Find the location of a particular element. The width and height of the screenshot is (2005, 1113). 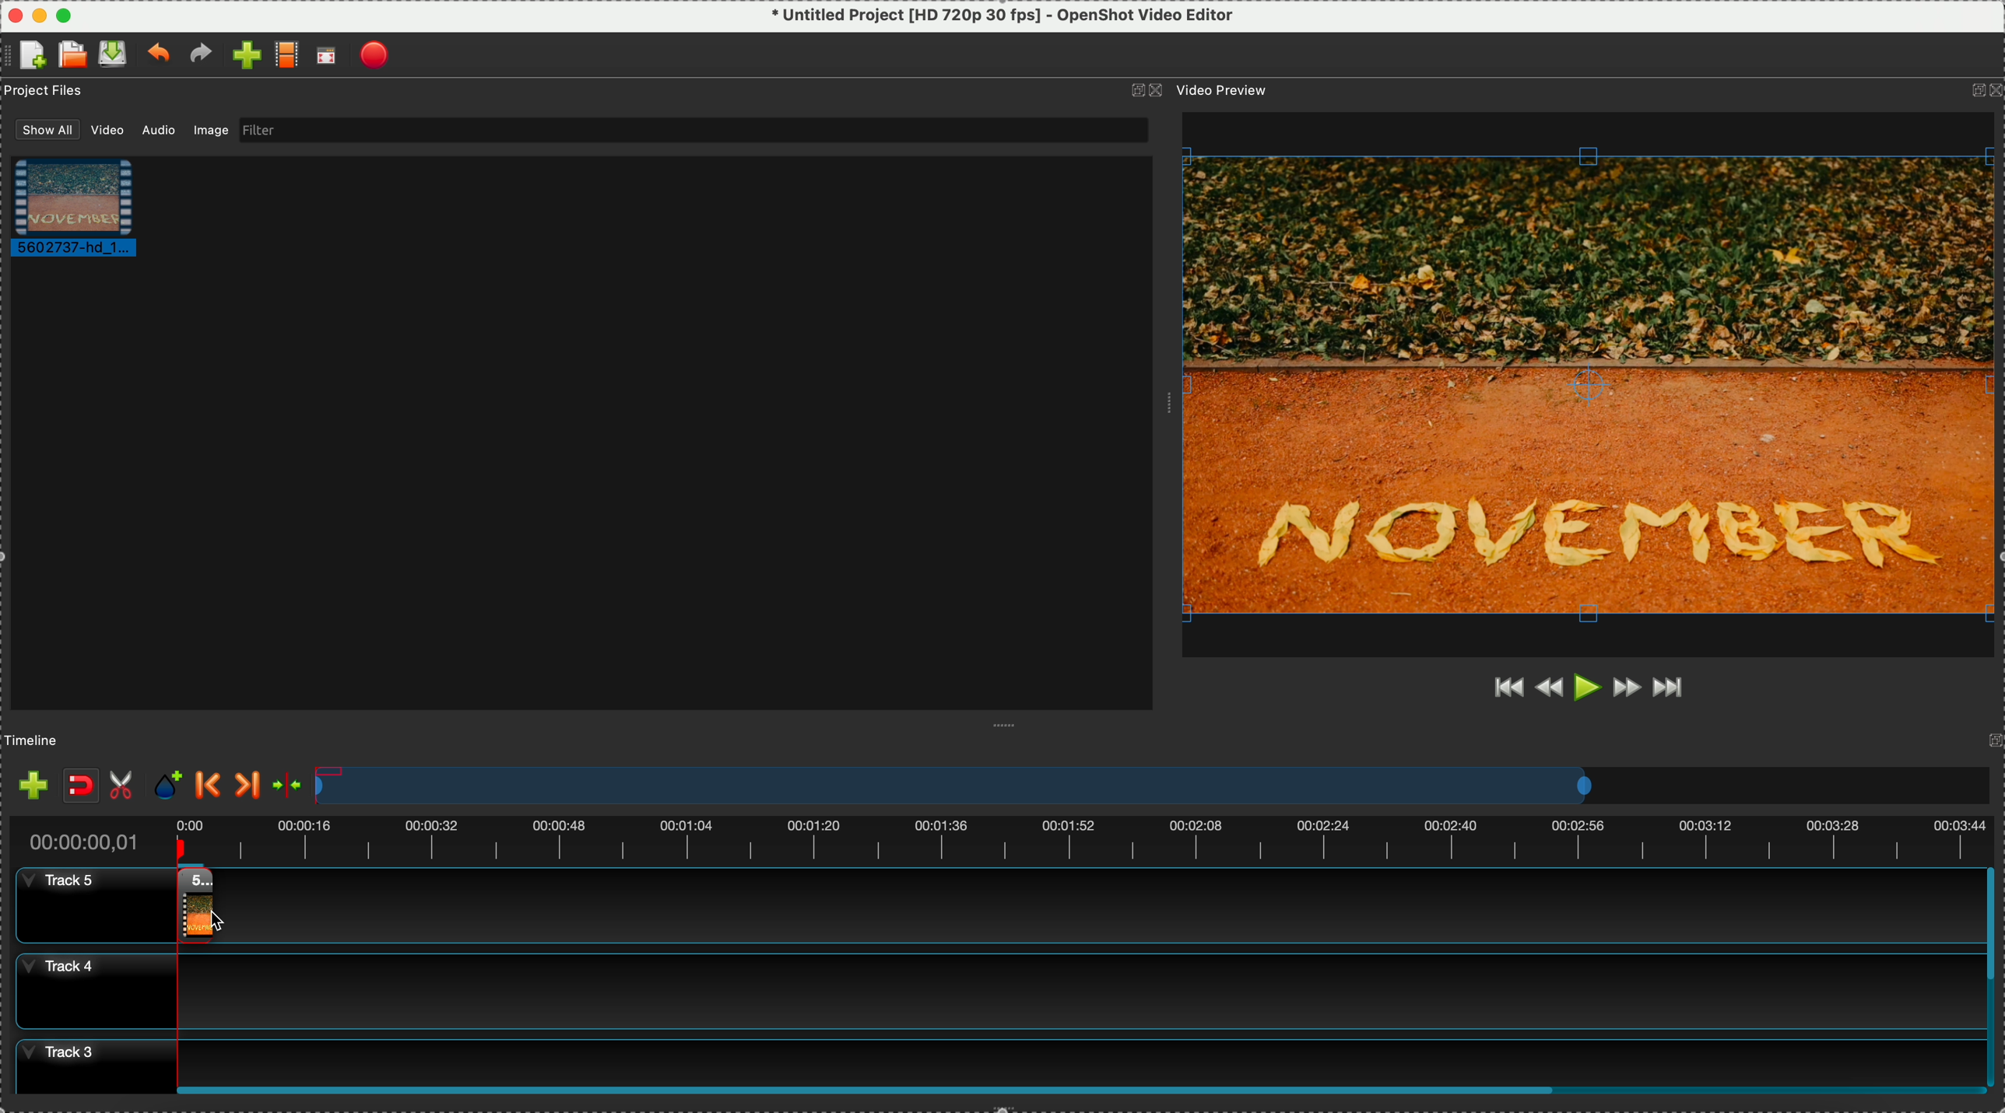

import files is located at coordinates (29, 781).